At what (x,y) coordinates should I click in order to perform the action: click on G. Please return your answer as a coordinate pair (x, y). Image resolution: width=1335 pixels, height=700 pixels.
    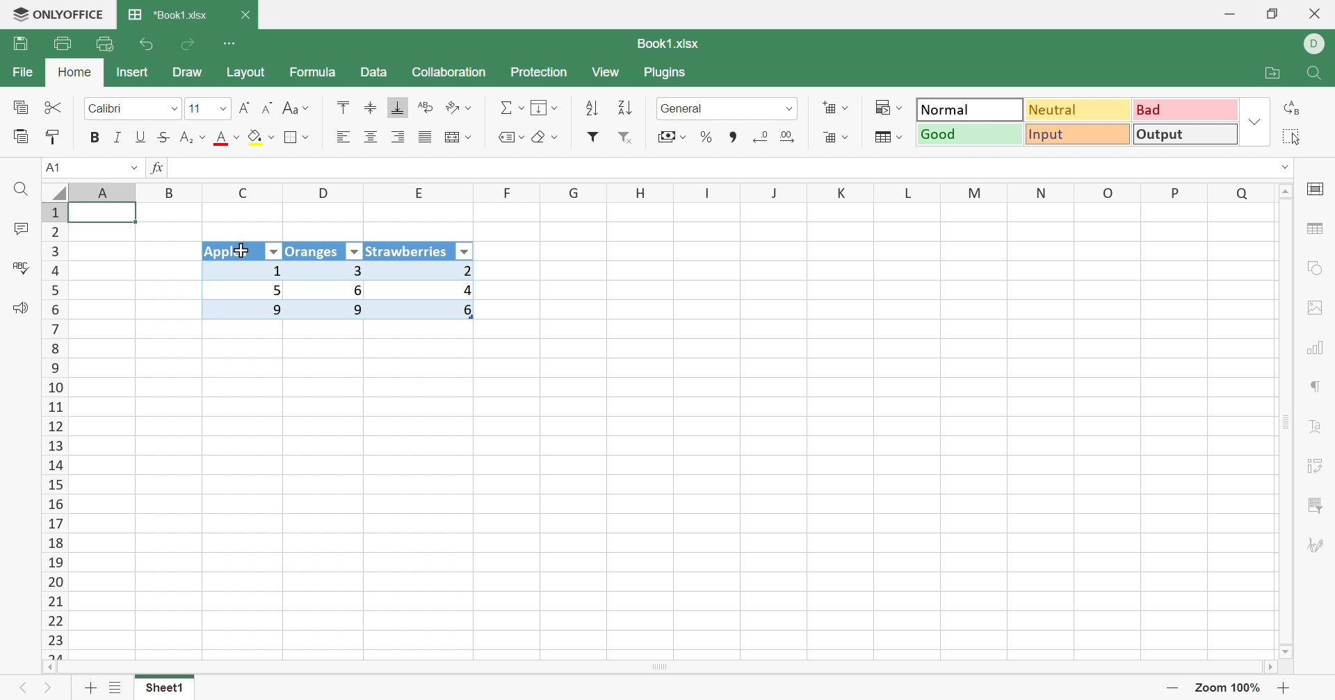
    Looking at the image, I should click on (575, 192).